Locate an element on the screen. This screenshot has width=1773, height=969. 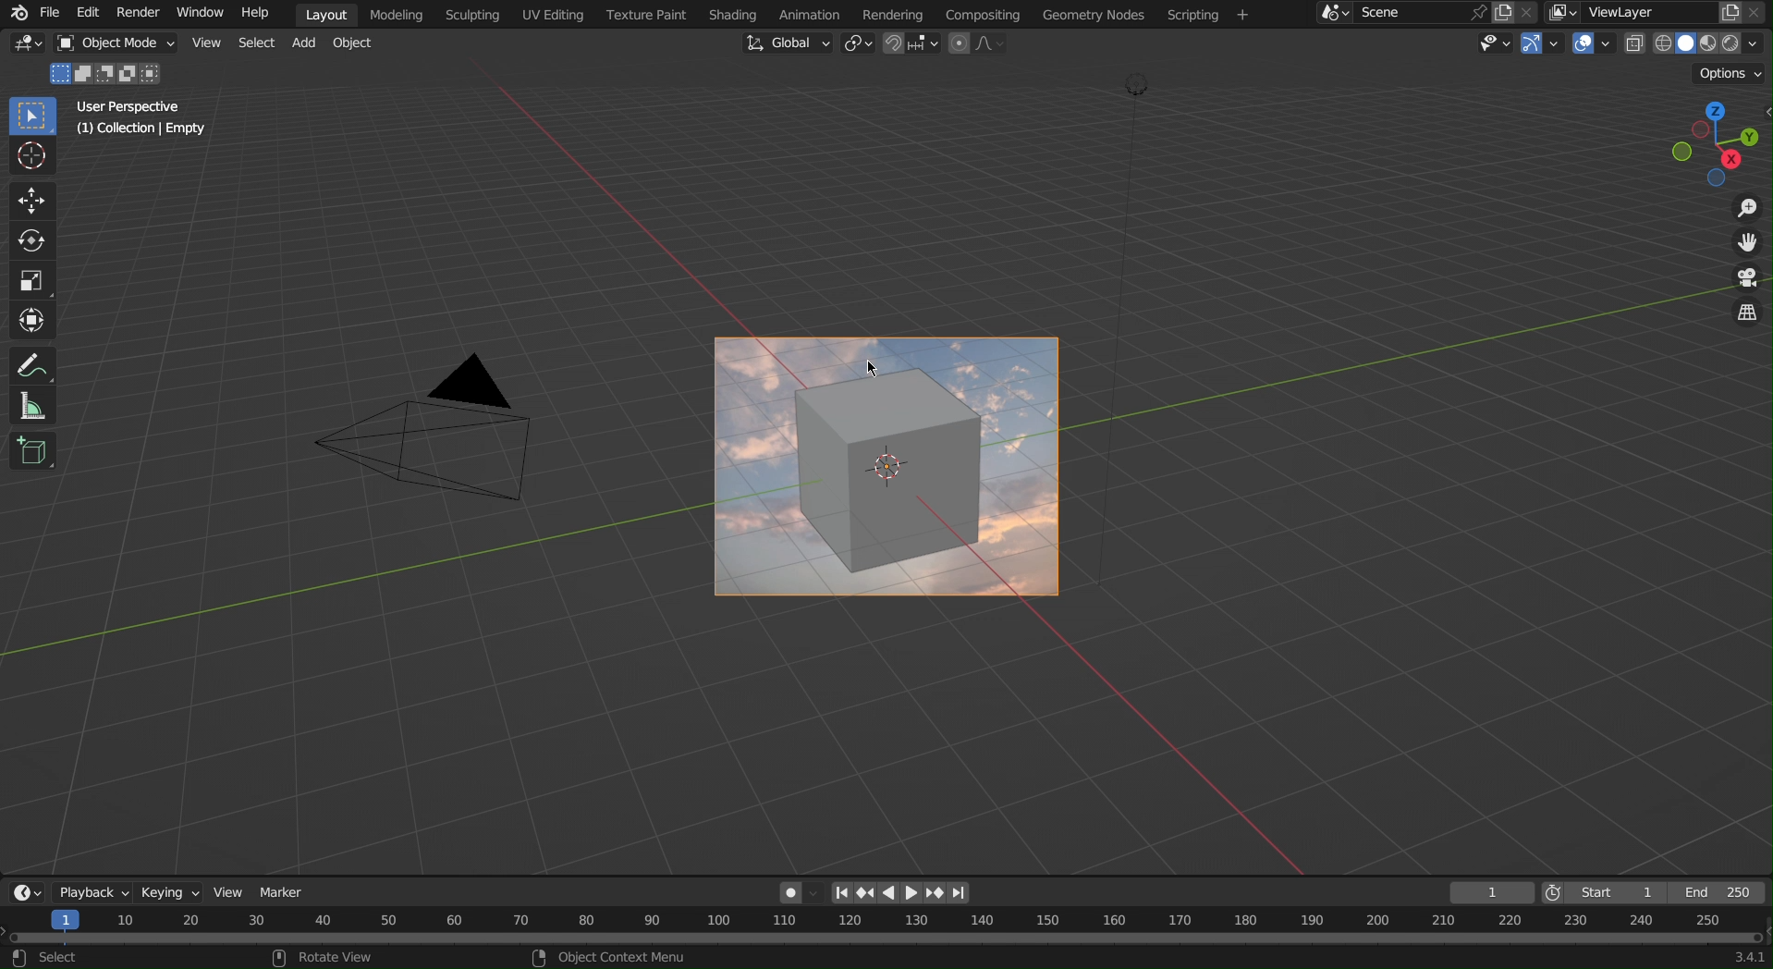
Global is located at coordinates (786, 44).